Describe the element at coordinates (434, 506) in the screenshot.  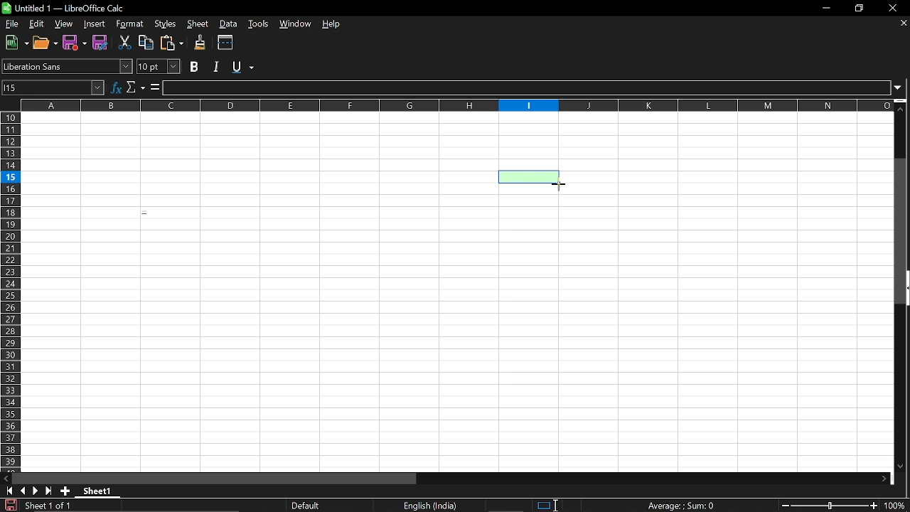
I see `Language` at that location.